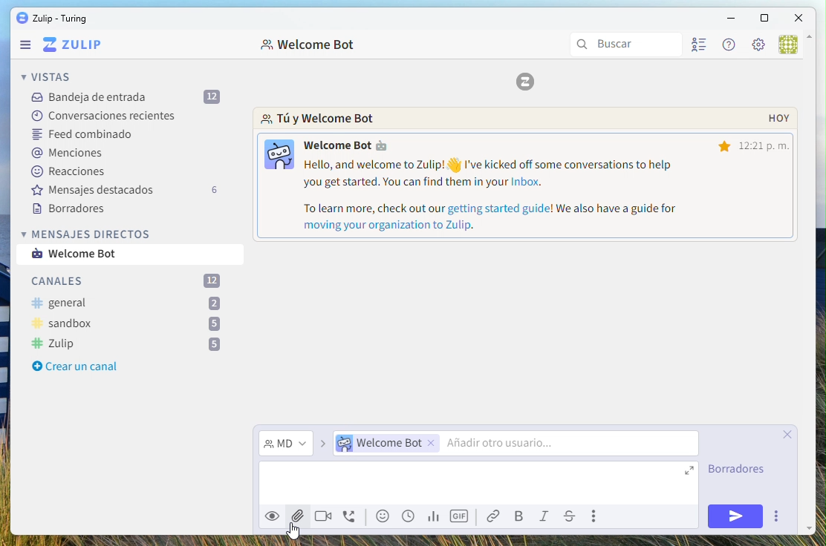 This screenshot has width=826, height=546. Describe the element at coordinates (72, 367) in the screenshot. I see `Create a channel` at that location.